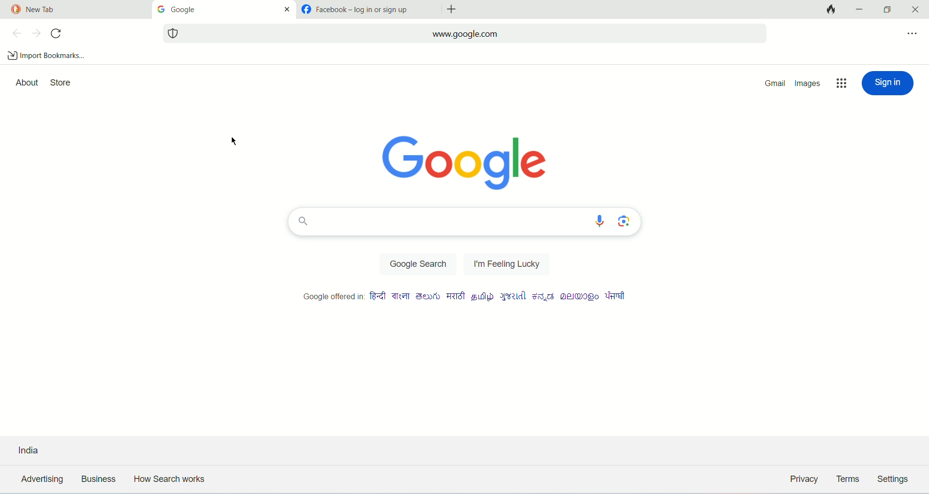  What do you see at coordinates (803, 480) in the screenshot?
I see `privacy` at bounding box center [803, 480].